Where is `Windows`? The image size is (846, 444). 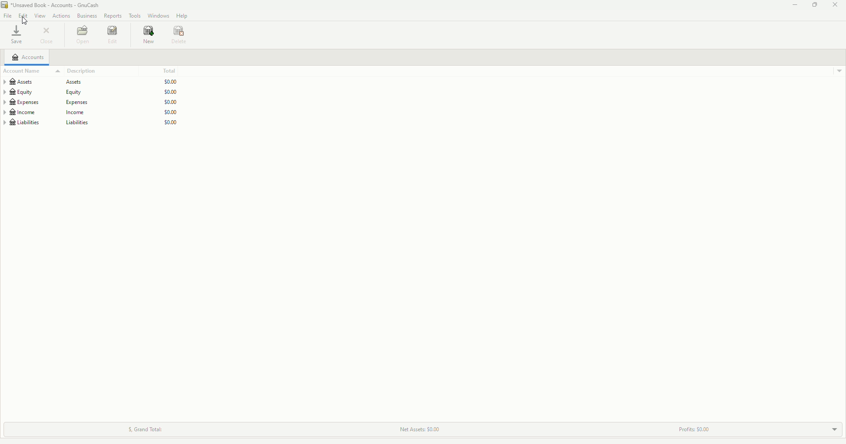
Windows is located at coordinates (158, 16).